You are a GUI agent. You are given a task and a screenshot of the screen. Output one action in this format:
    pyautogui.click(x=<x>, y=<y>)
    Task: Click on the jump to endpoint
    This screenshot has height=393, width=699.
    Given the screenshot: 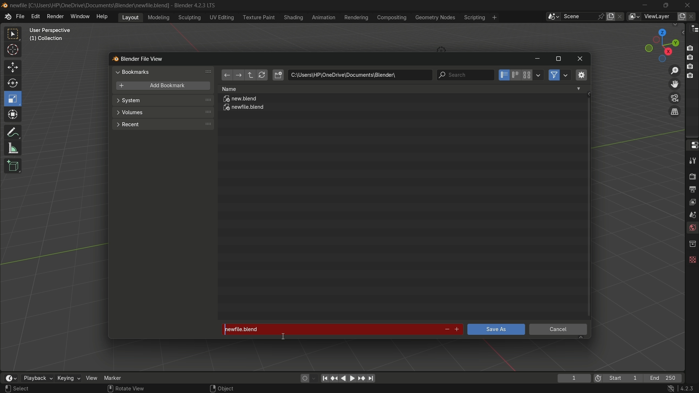 What is the action you would take?
    pyautogui.click(x=325, y=378)
    